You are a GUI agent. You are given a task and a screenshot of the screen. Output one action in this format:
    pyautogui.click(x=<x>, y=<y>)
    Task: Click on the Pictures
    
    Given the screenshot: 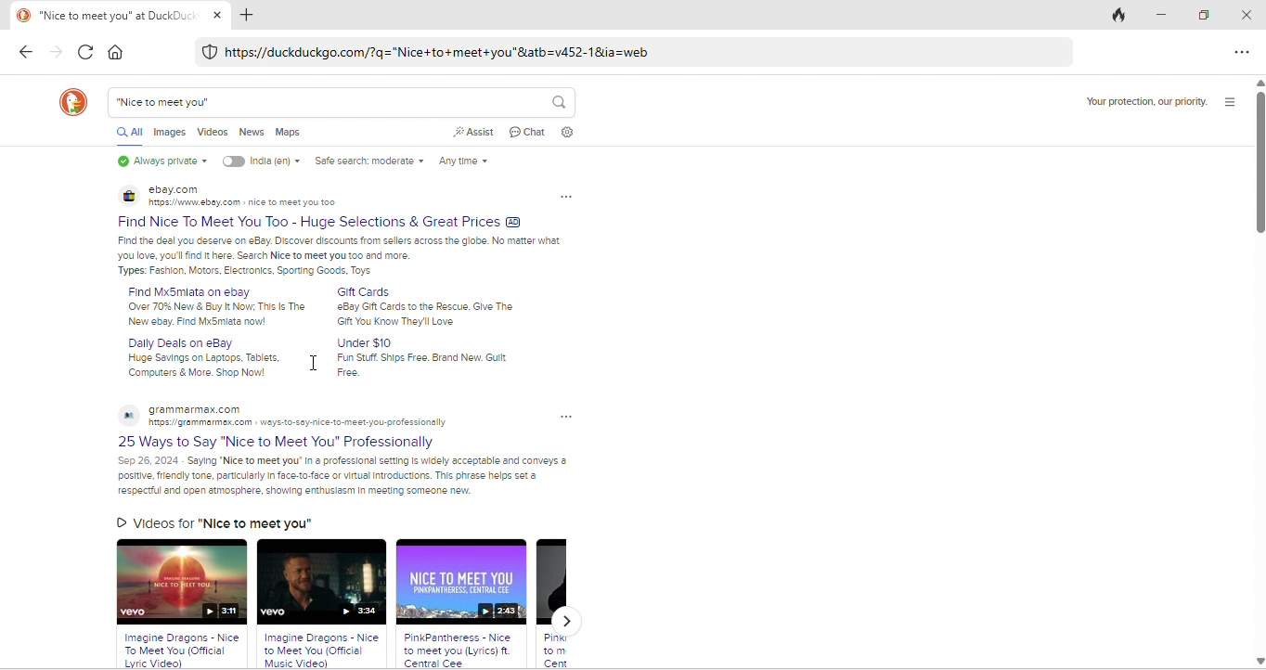 What is the action you would take?
    pyautogui.click(x=128, y=417)
    